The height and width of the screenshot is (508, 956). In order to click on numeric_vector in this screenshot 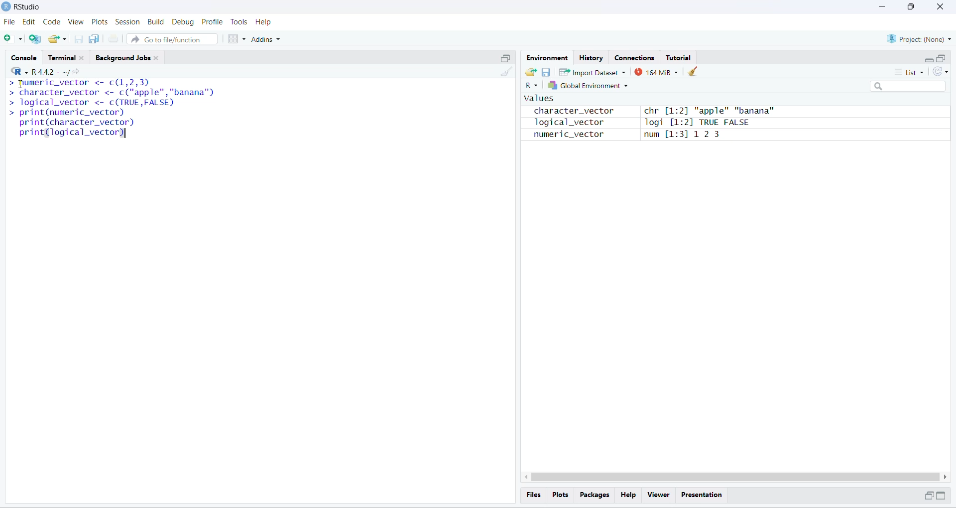, I will do `click(563, 135)`.